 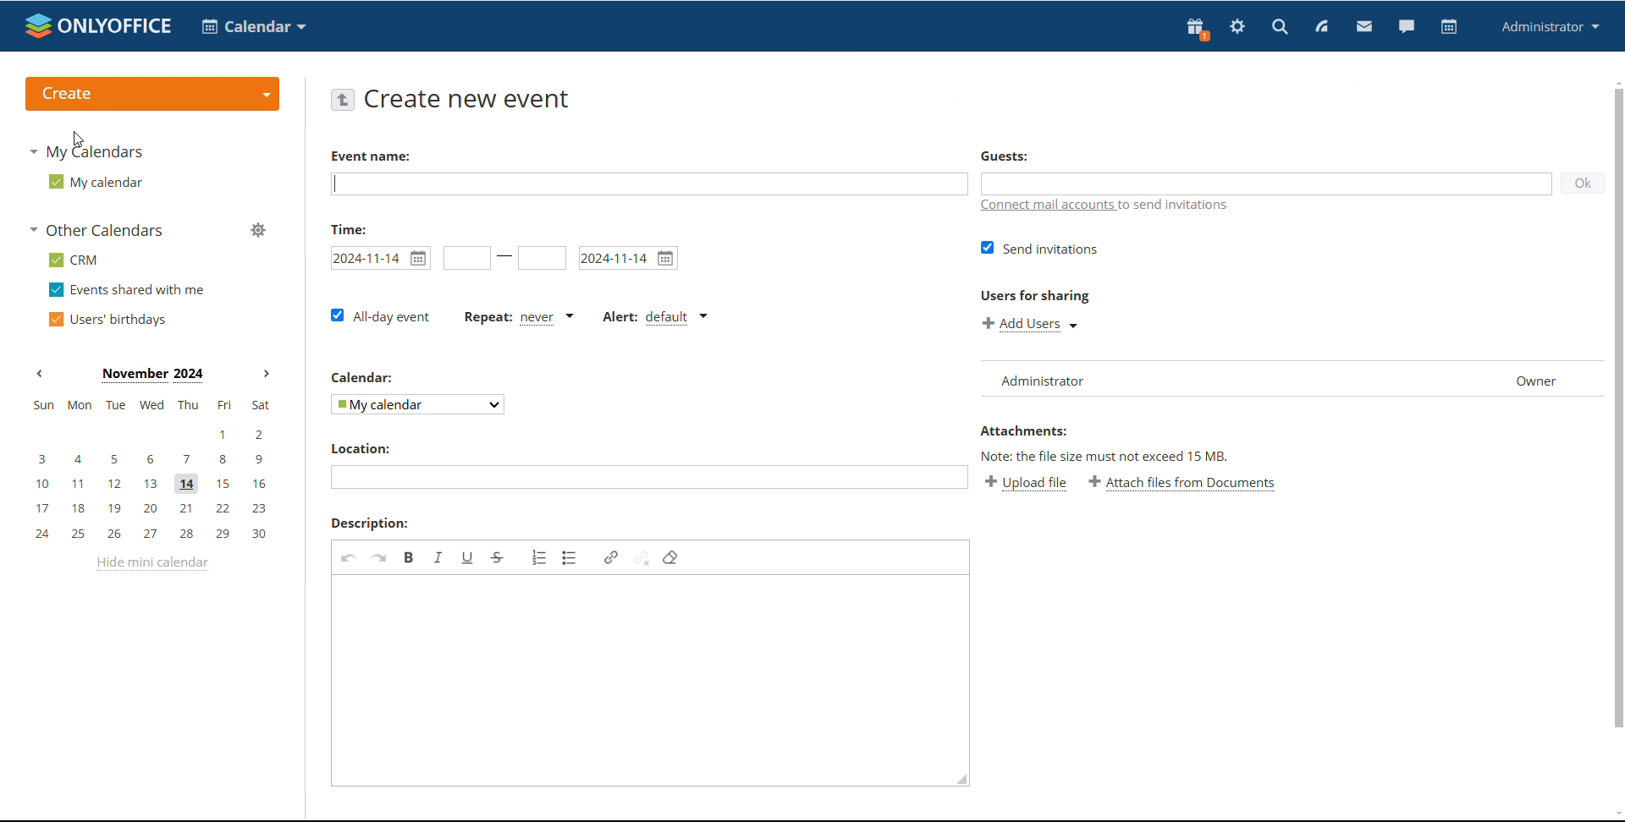 What do you see at coordinates (98, 229) in the screenshot?
I see `other calendars` at bounding box center [98, 229].